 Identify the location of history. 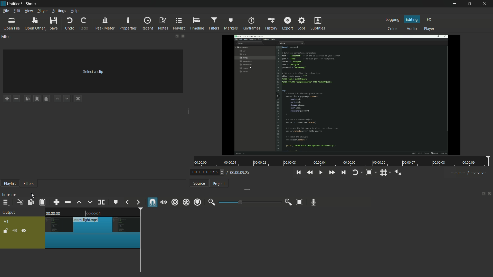
(270, 24).